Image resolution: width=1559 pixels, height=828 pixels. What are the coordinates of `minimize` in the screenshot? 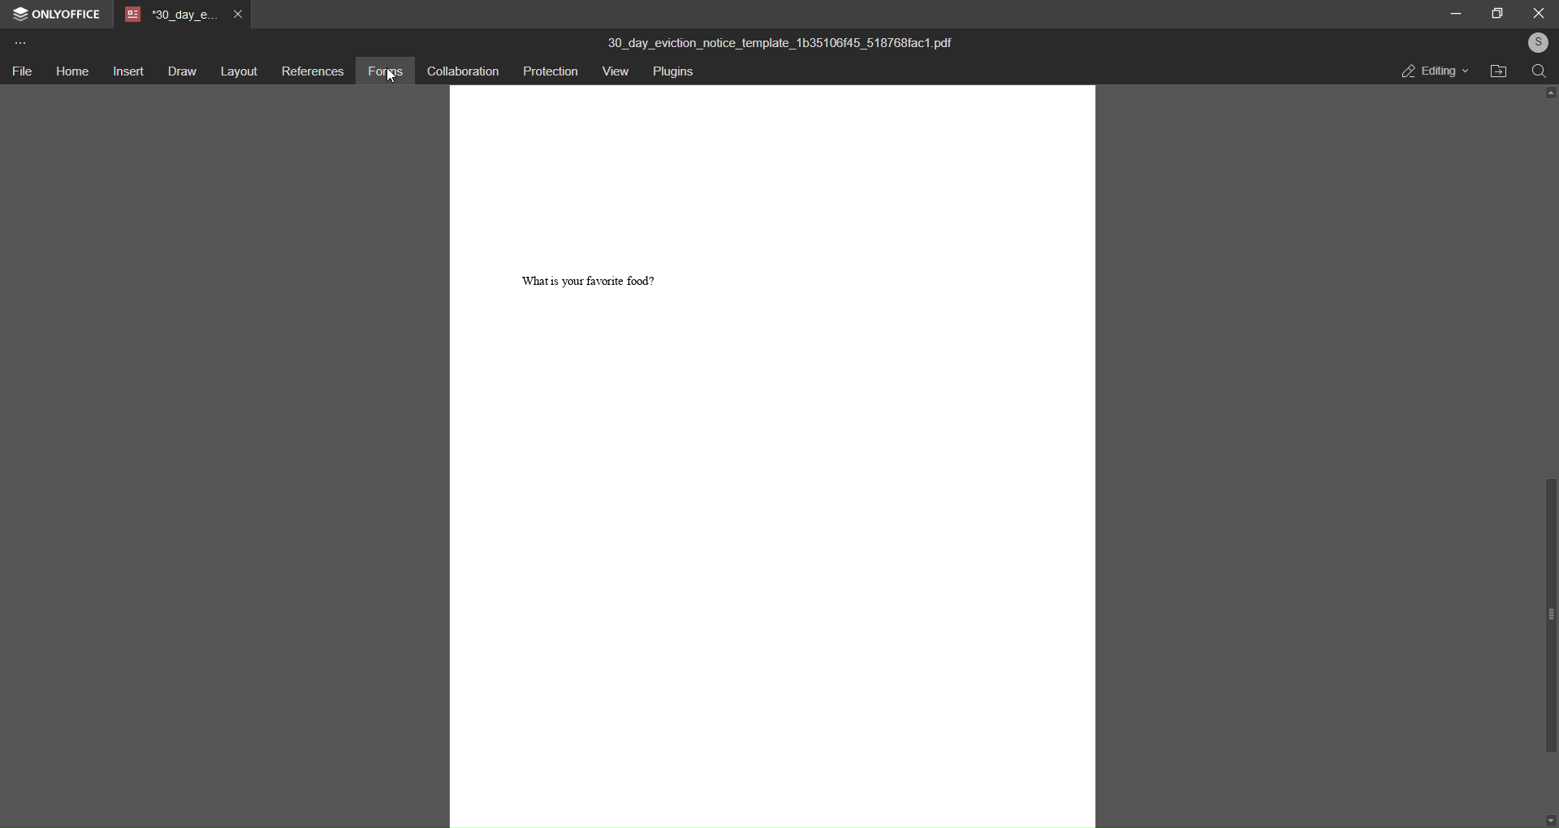 It's located at (1454, 13).